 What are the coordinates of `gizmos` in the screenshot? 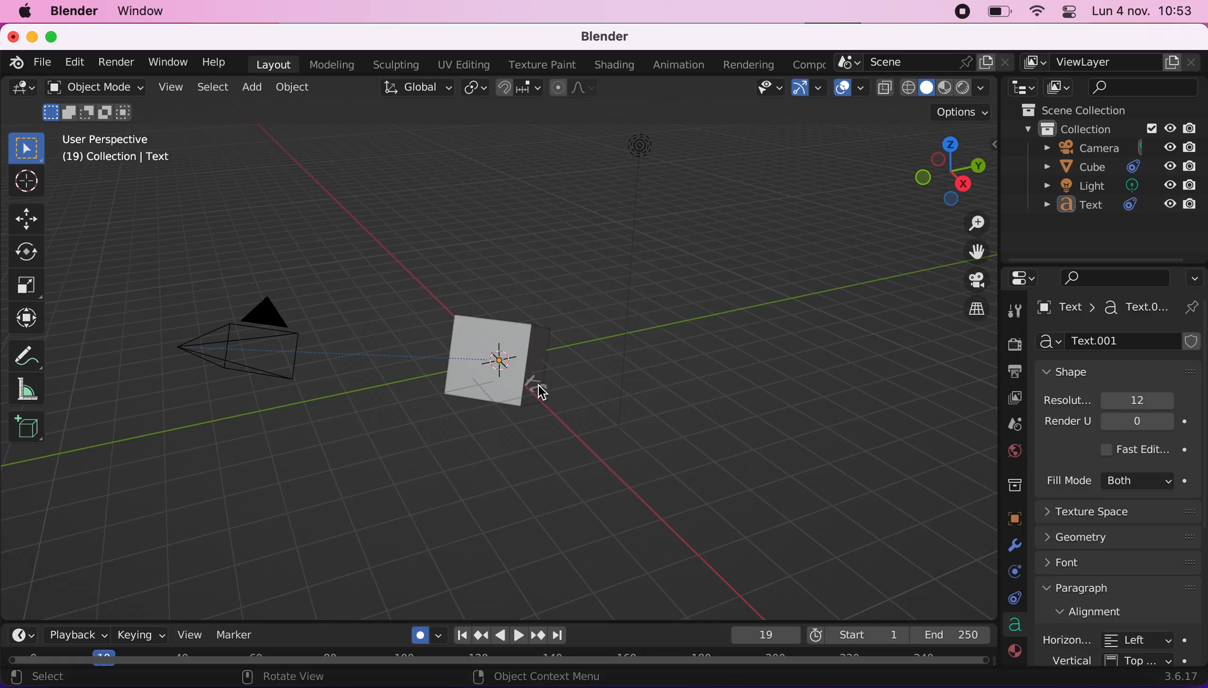 It's located at (808, 89).